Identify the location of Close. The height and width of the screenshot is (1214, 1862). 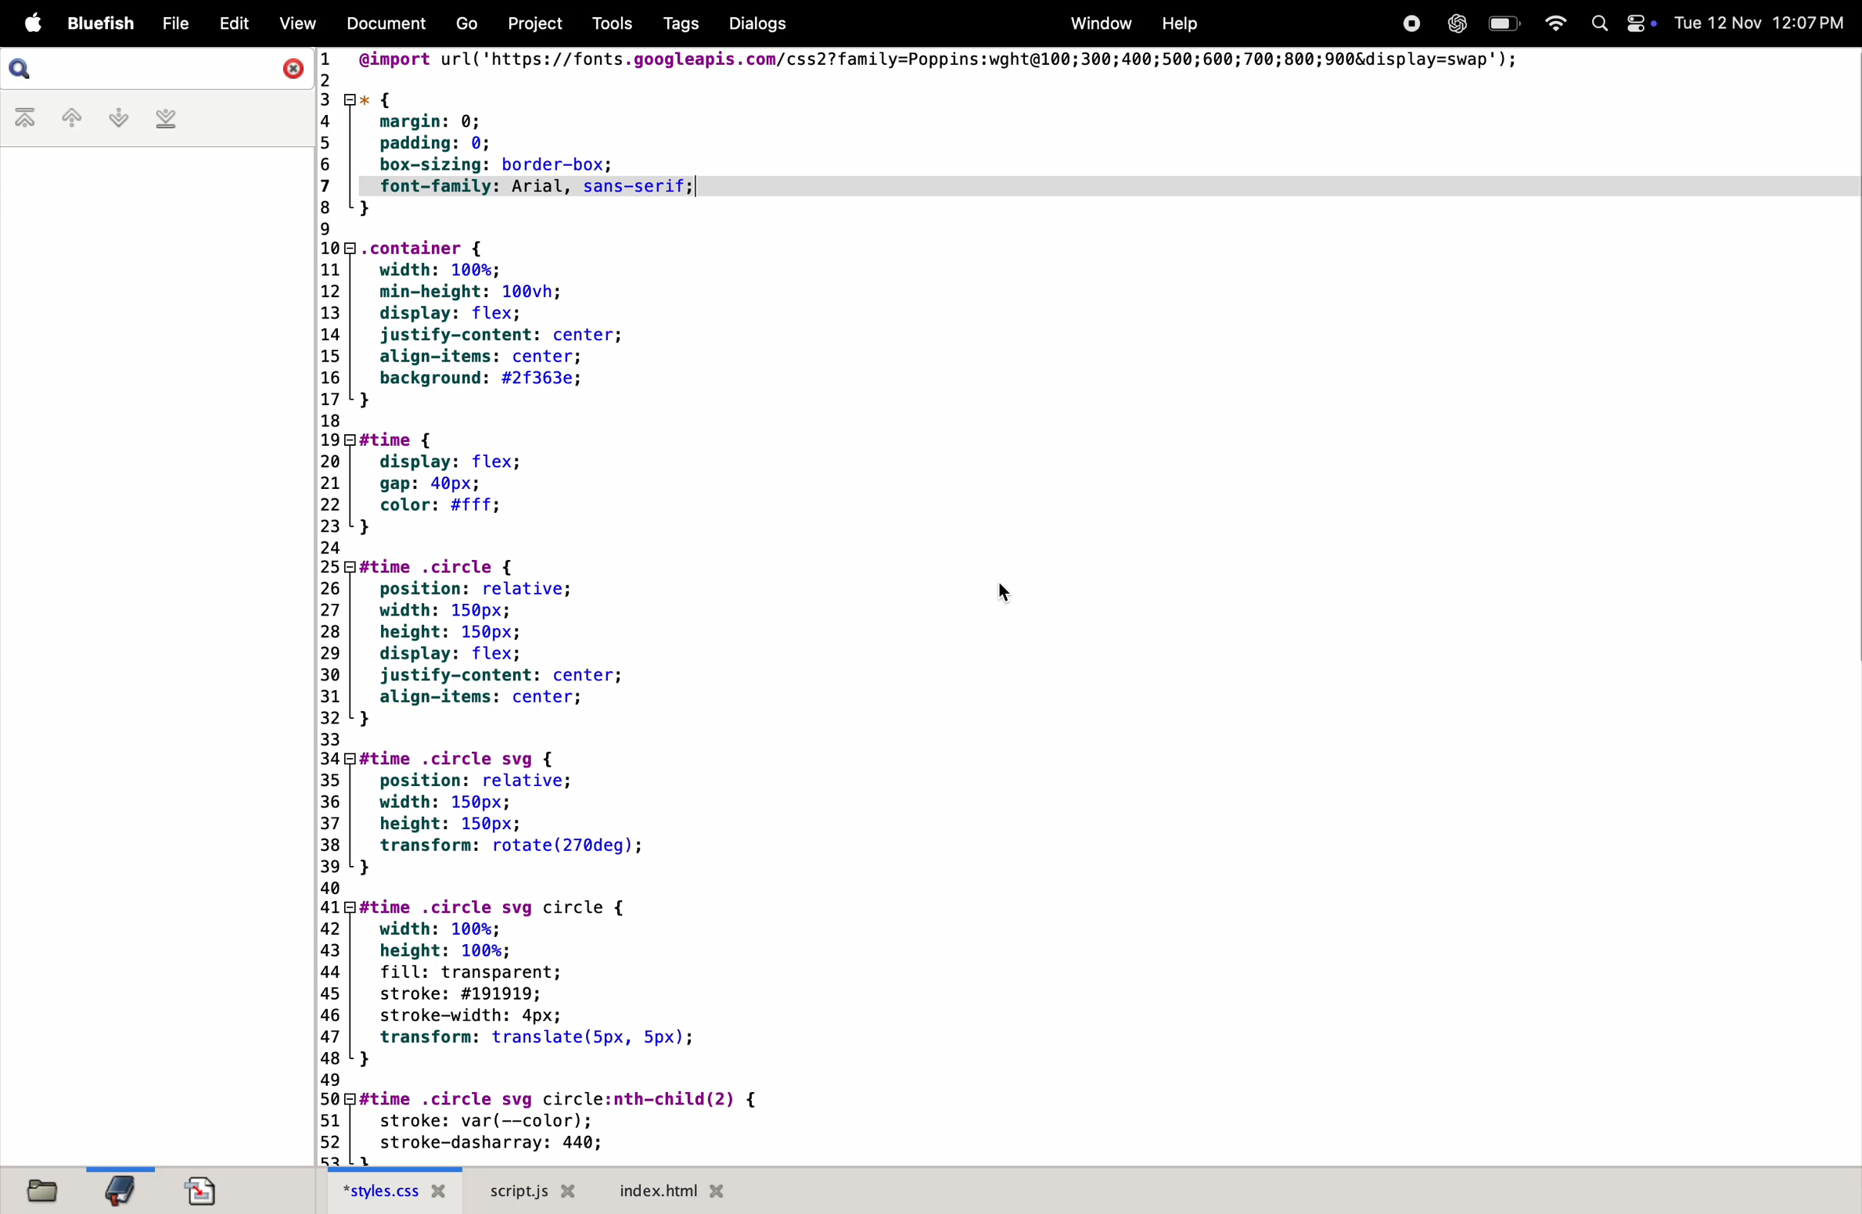
(289, 66).